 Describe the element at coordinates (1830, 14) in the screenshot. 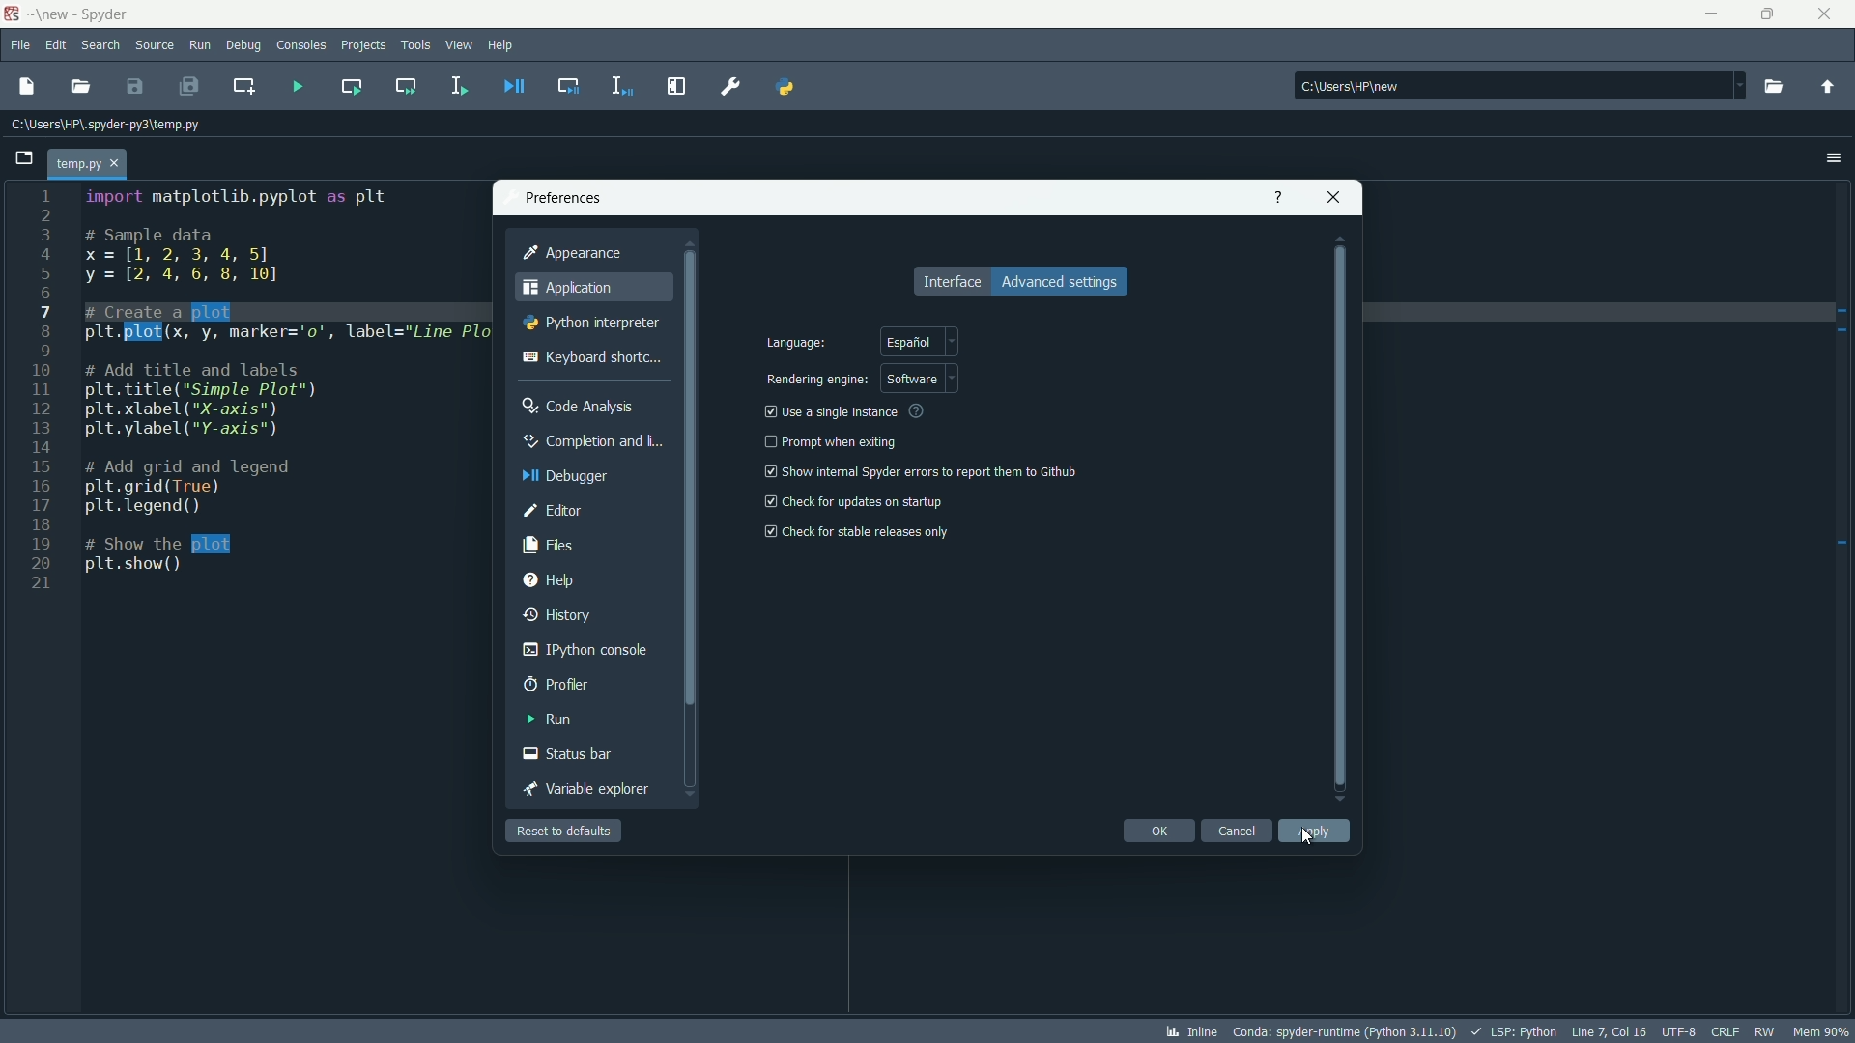

I see `close app` at that location.